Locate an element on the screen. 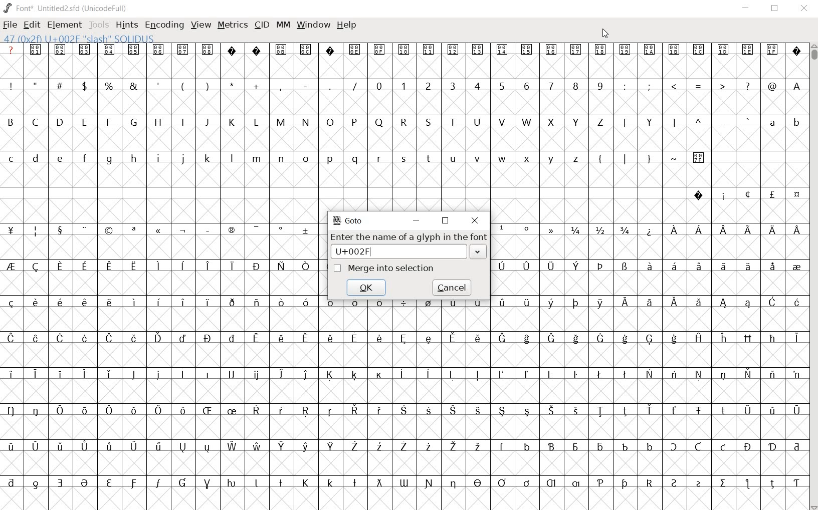 This screenshot has height=510, width=818. symbols is located at coordinates (162, 230).